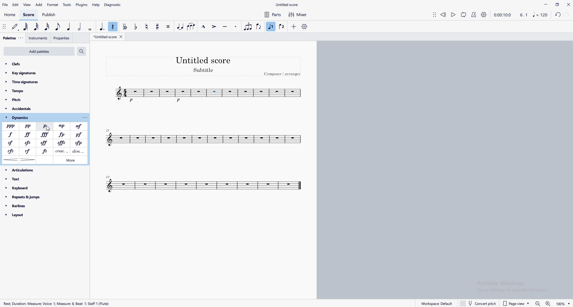 Image resolution: width=573 pixels, height=307 pixels. Describe the element at coordinates (180, 27) in the screenshot. I see `tie` at that location.